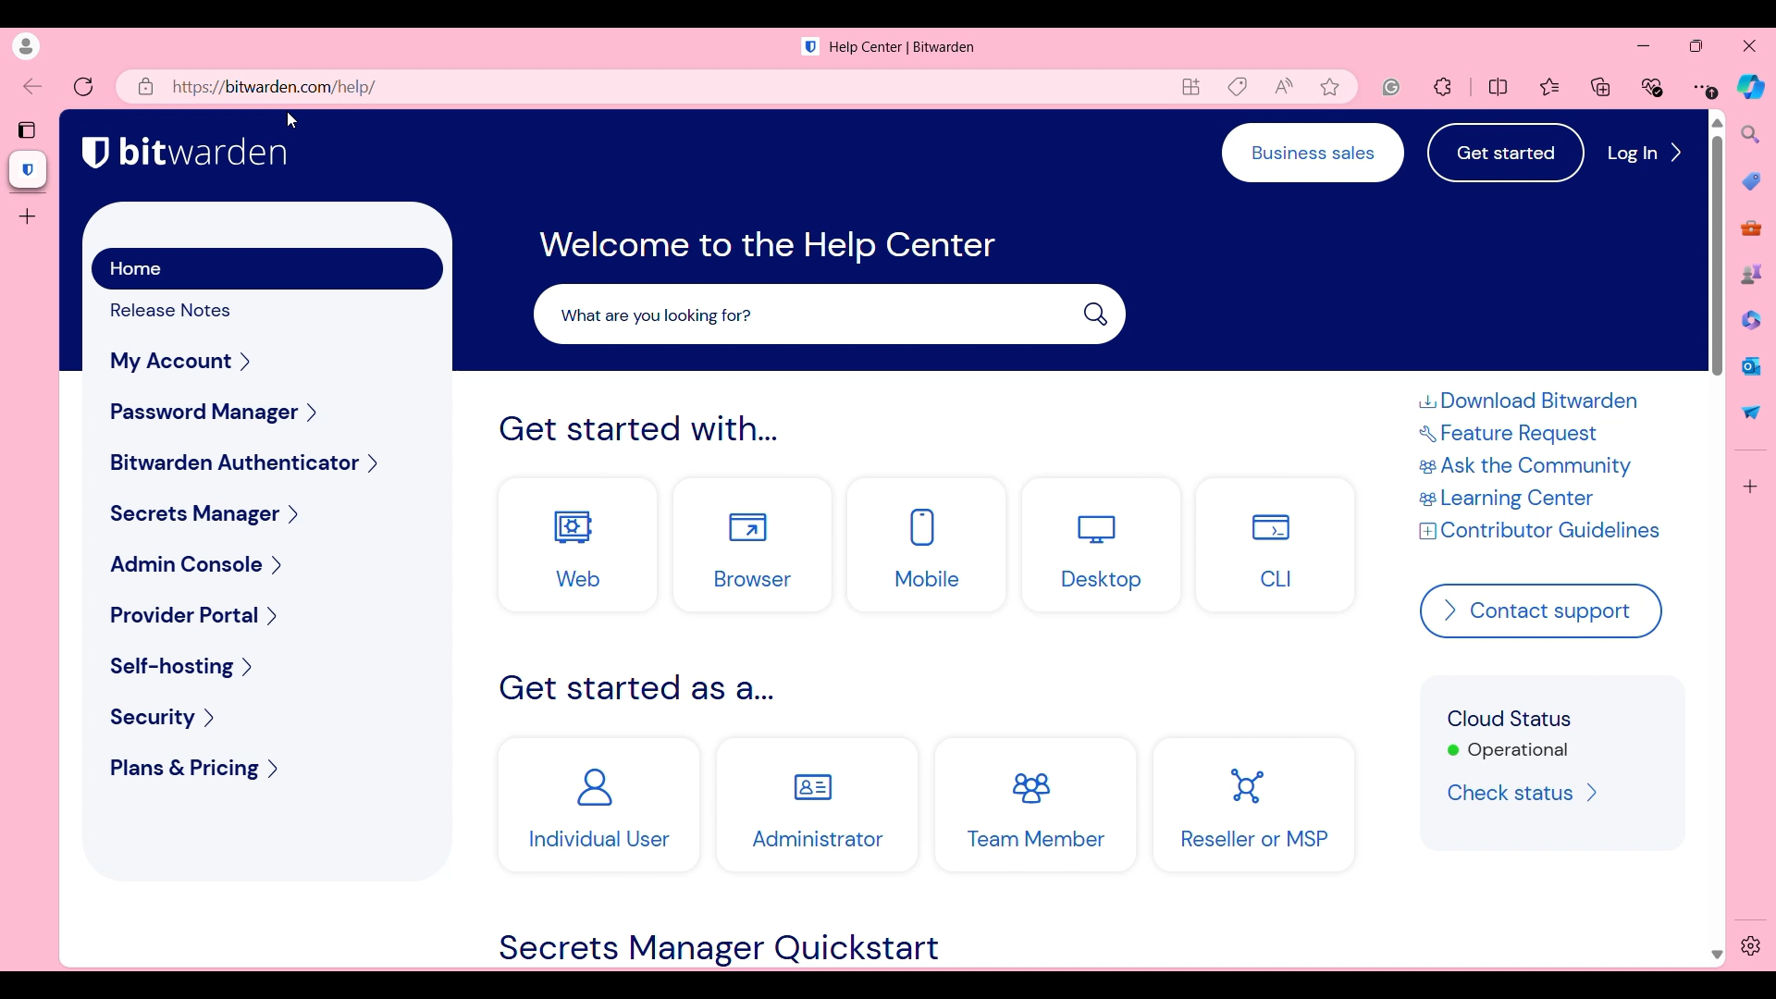  What do you see at coordinates (1523, 499) in the screenshot?
I see `Learning center` at bounding box center [1523, 499].